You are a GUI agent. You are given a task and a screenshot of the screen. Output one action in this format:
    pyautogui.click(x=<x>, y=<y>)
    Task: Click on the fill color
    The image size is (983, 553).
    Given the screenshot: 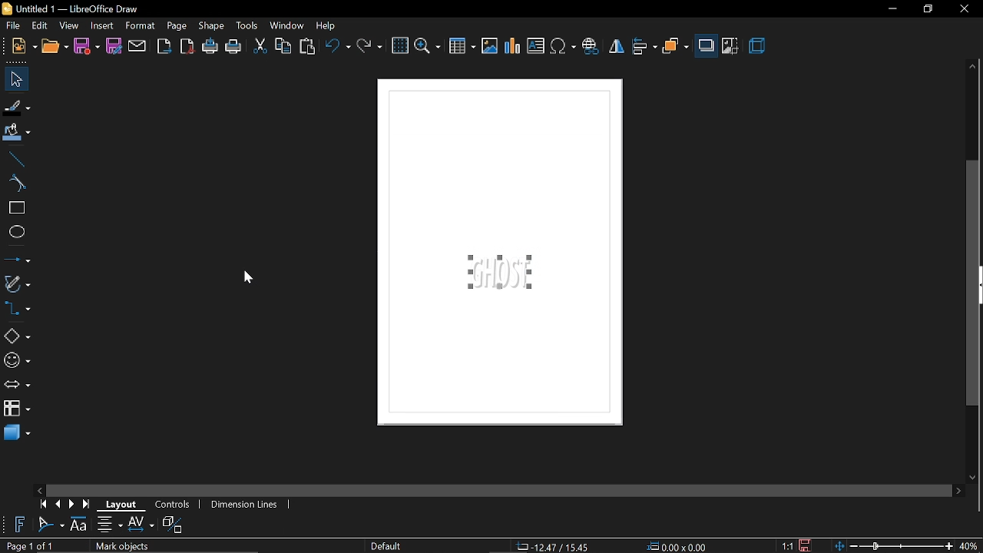 What is the action you would take?
    pyautogui.click(x=16, y=132)
    